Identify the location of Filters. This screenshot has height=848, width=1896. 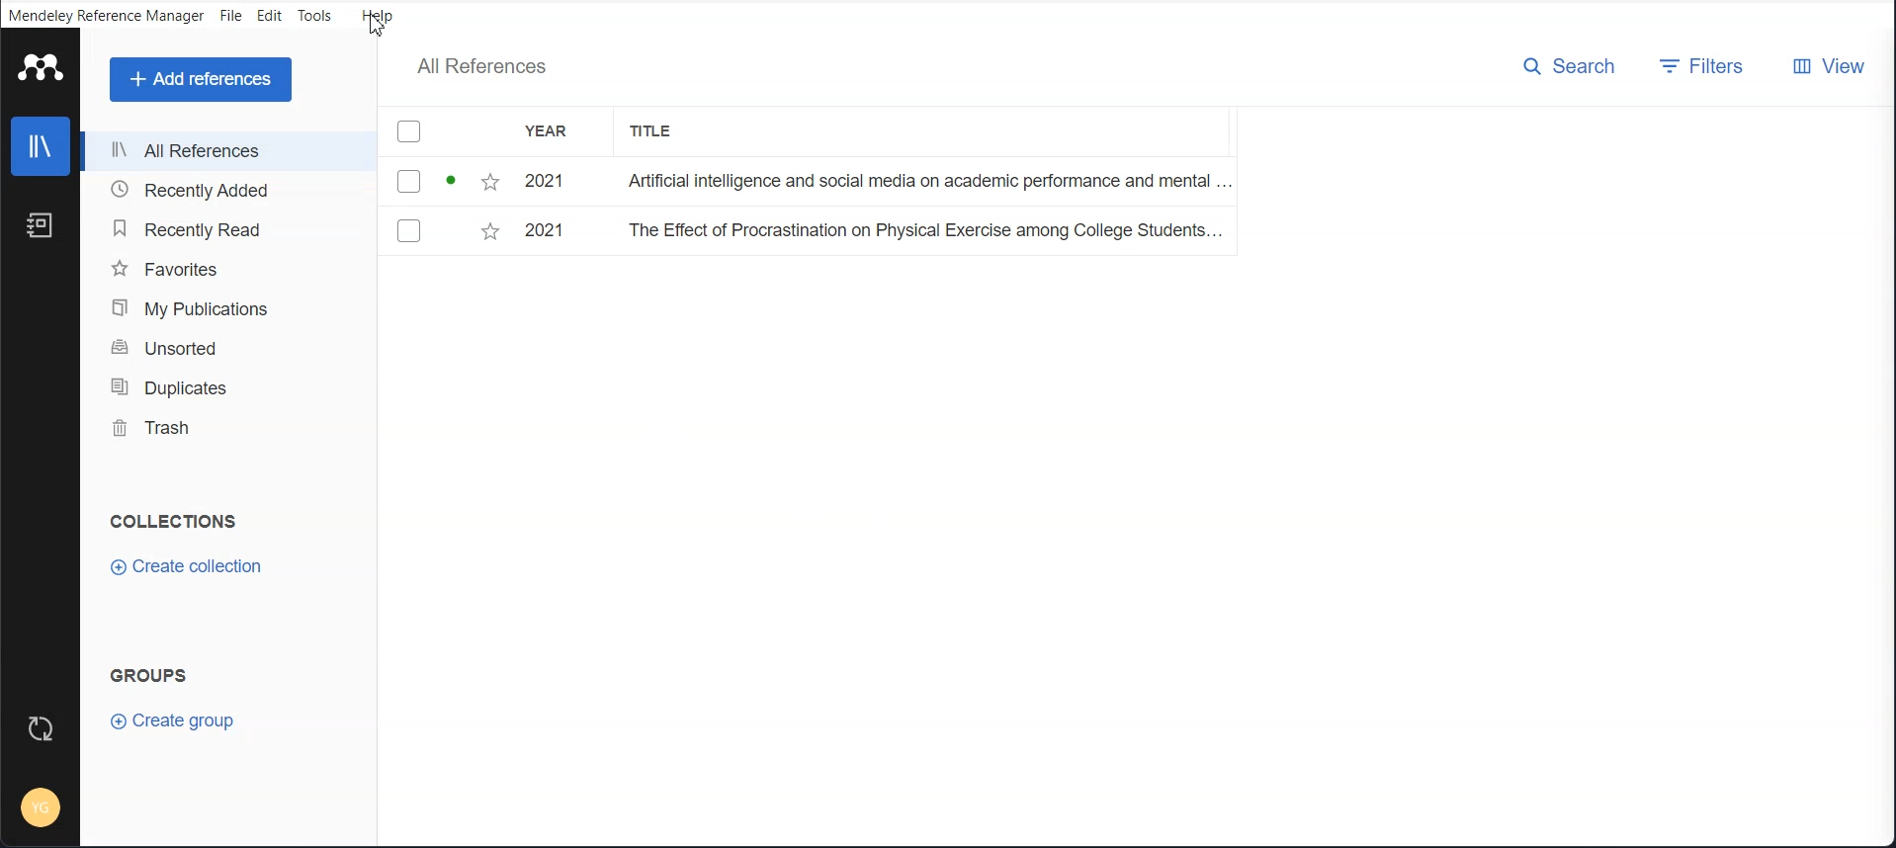
(1703, 66).